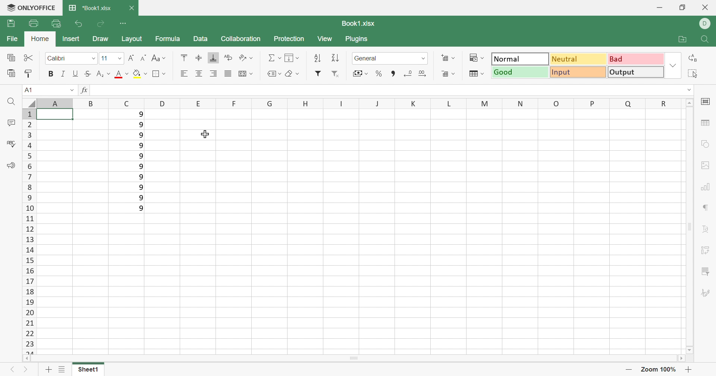  Describe the element at coordinates (131, 39) in the screenshot. I see `Layout` at that location.